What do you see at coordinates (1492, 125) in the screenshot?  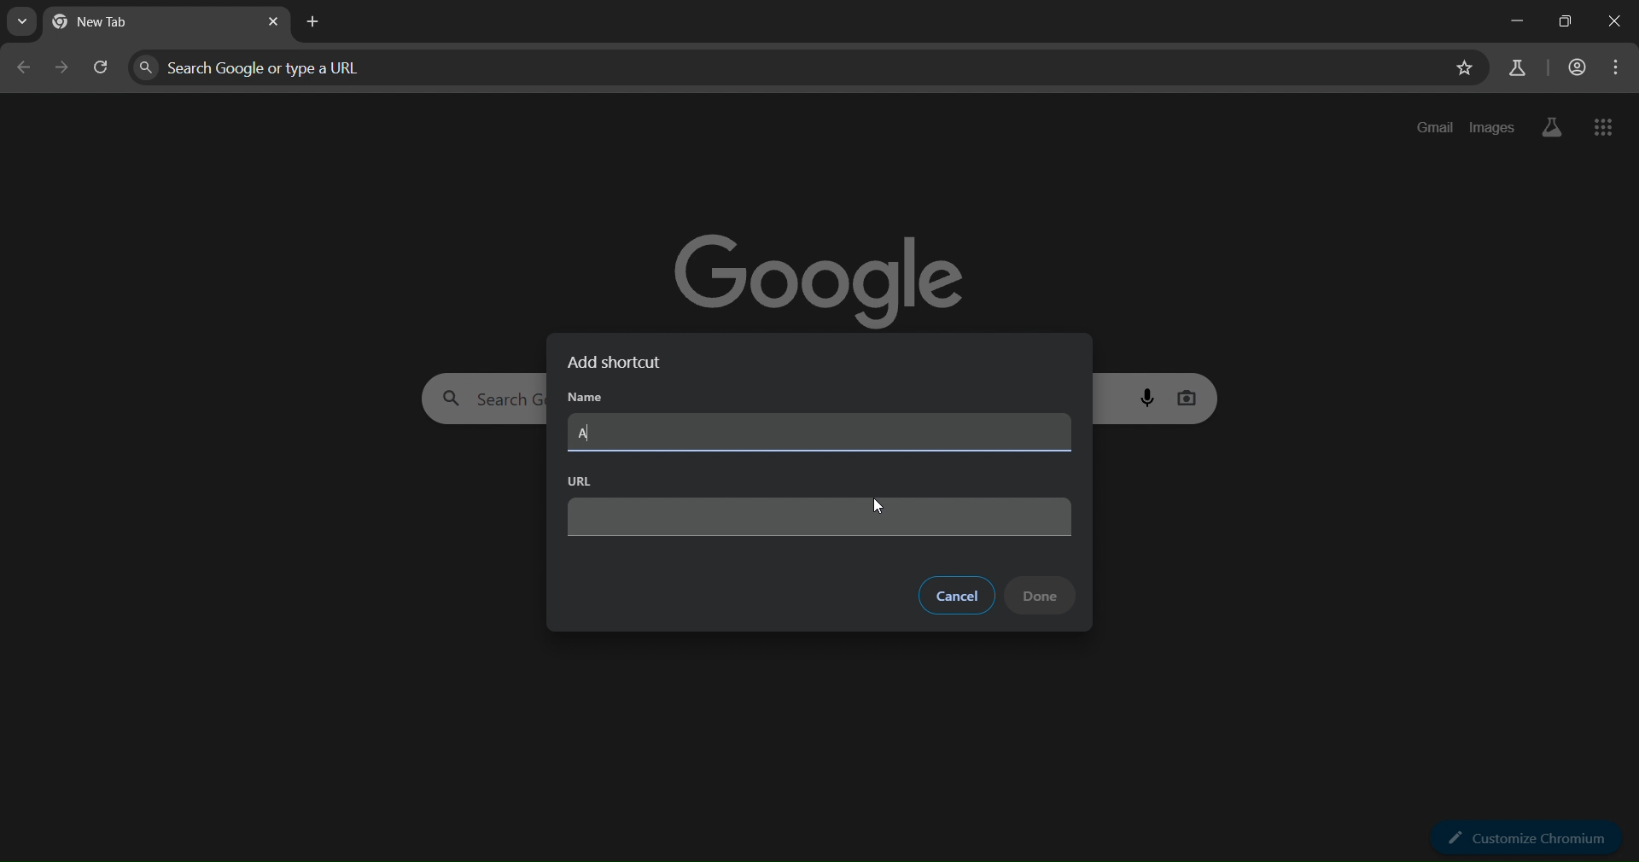 I see `images` at bounding box center [1492, 125].